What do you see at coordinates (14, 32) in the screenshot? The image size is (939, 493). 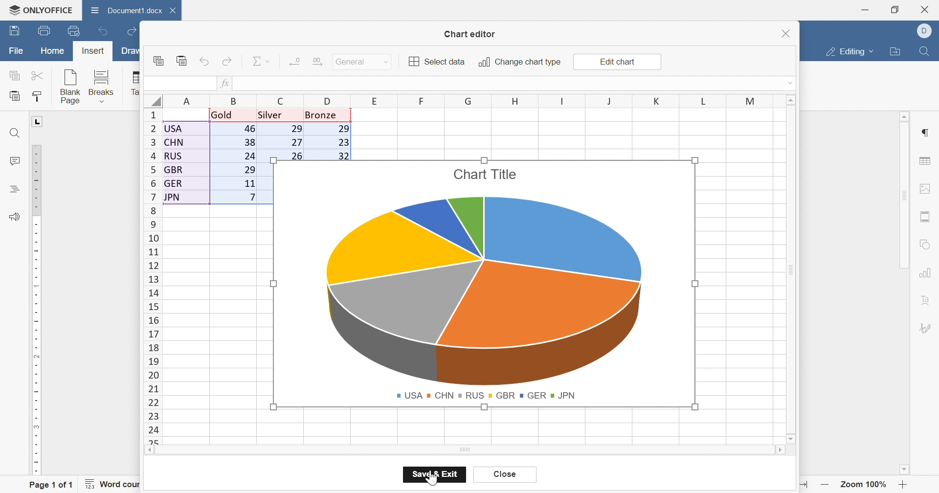 I see `Save` at bounding box center [14, 32].